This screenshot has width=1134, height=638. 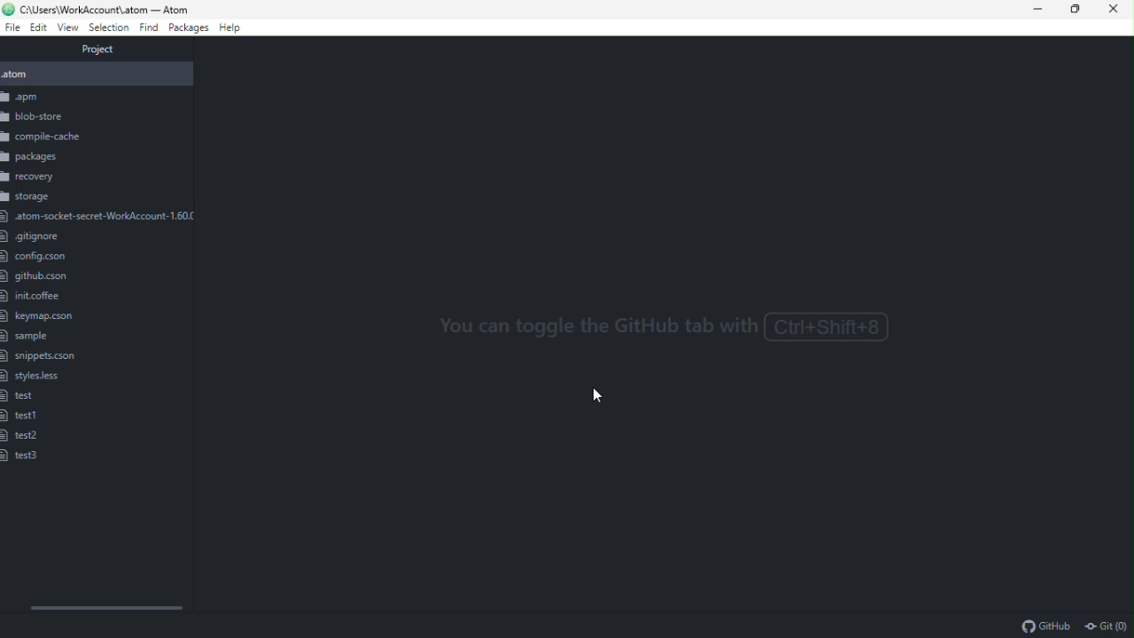 What do you see at coordinates (109, 28) in the screenshot?
I see `Selection` at bounding box center [109, 28].